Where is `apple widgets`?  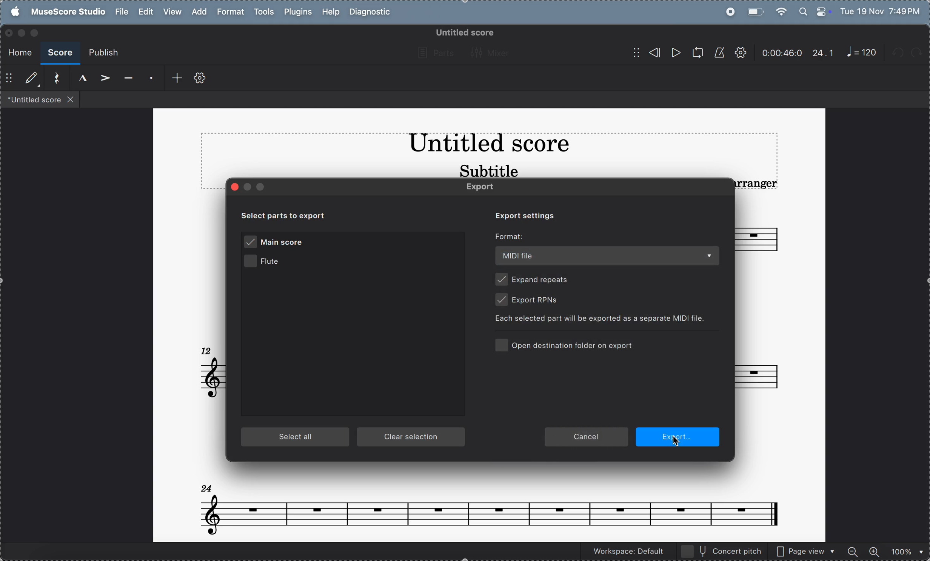
apple widgets is located at coordinates (815, 11).